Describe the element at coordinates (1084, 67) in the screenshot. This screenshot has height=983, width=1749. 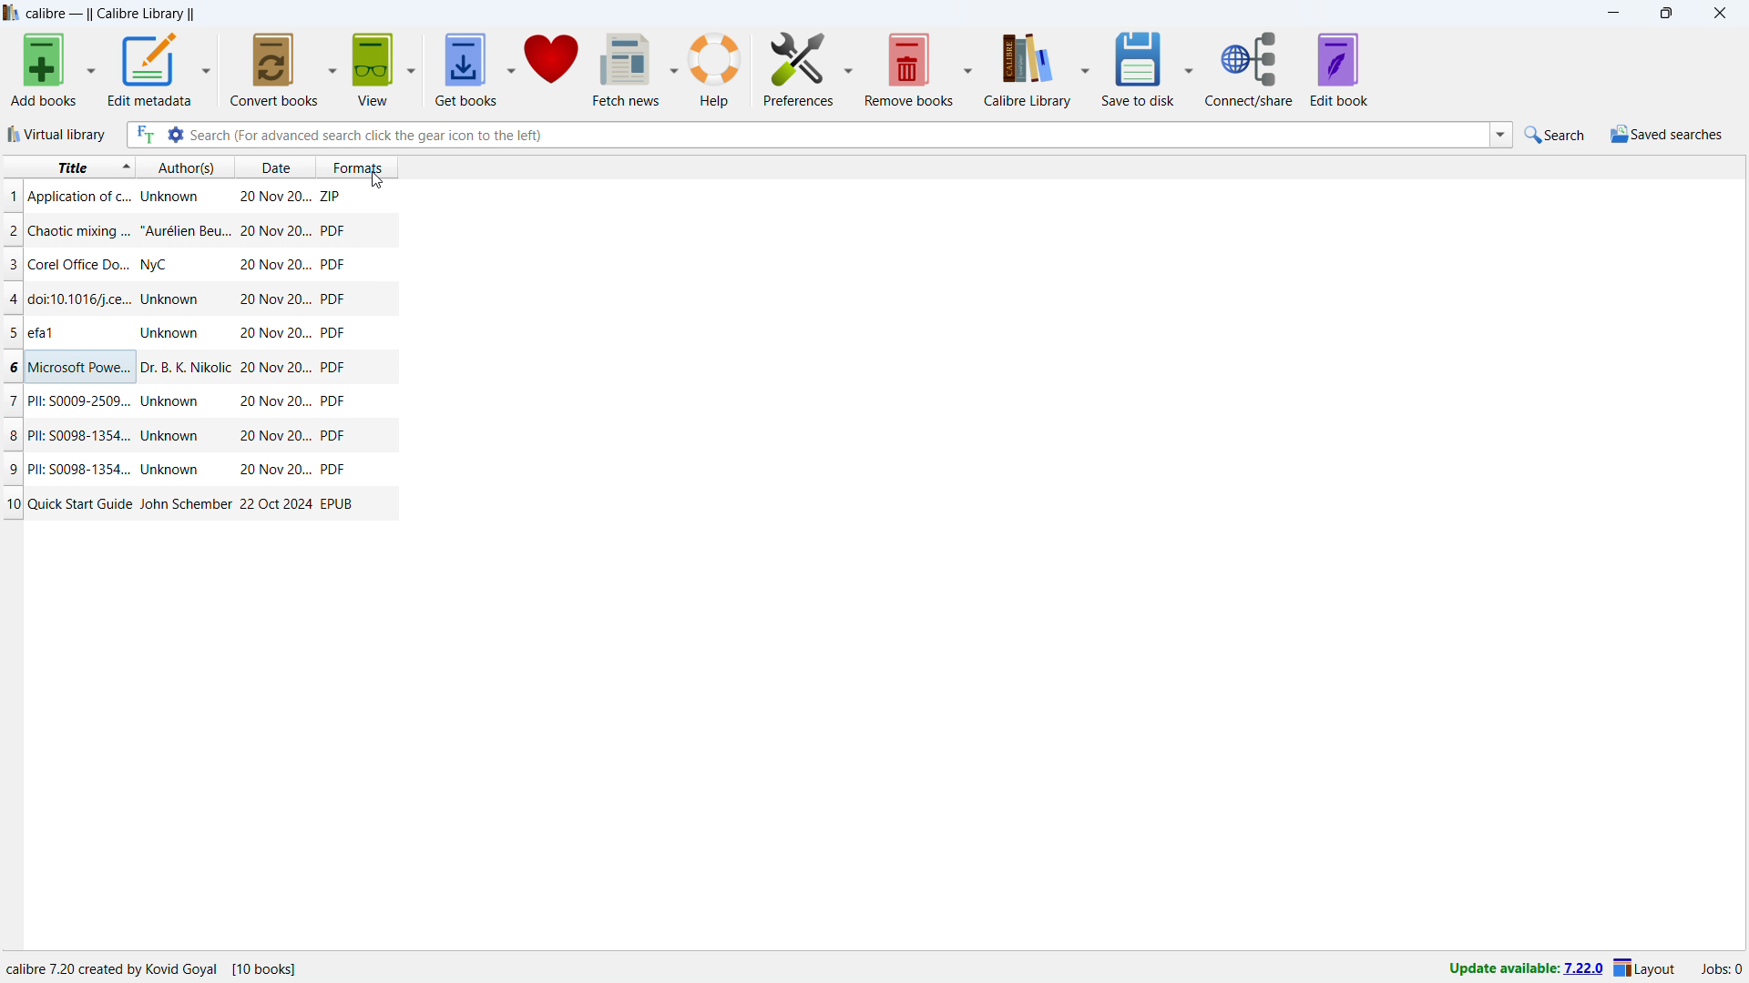
I see `calibre library options` at that location.